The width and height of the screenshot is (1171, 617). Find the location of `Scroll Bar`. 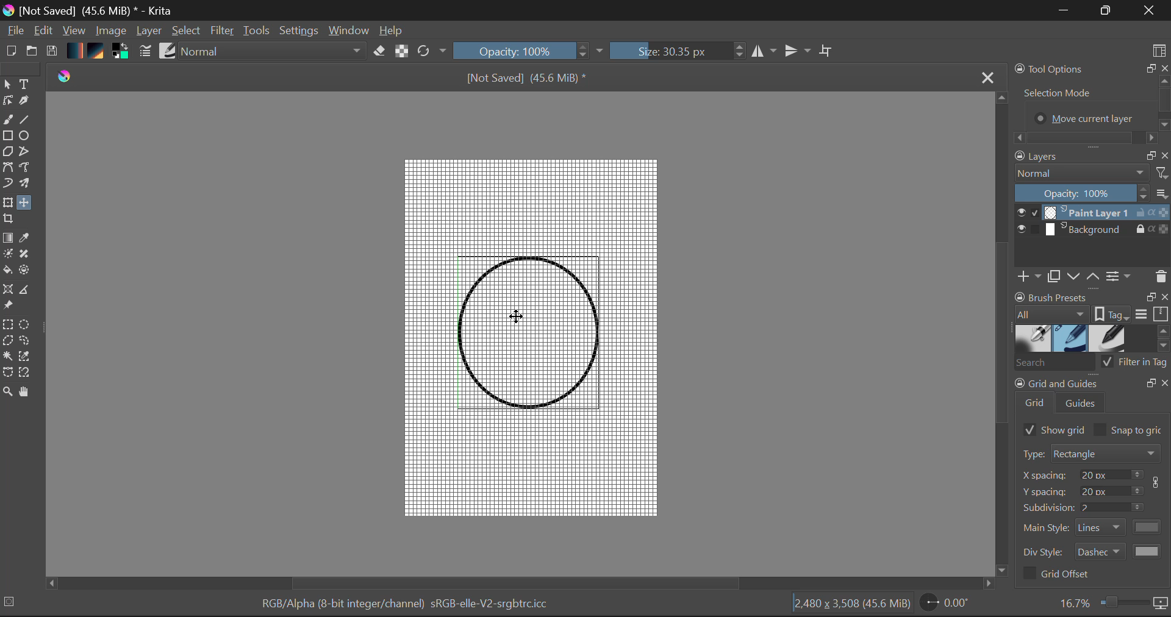

Scroll Bar is located at coordinates (1001, 335).